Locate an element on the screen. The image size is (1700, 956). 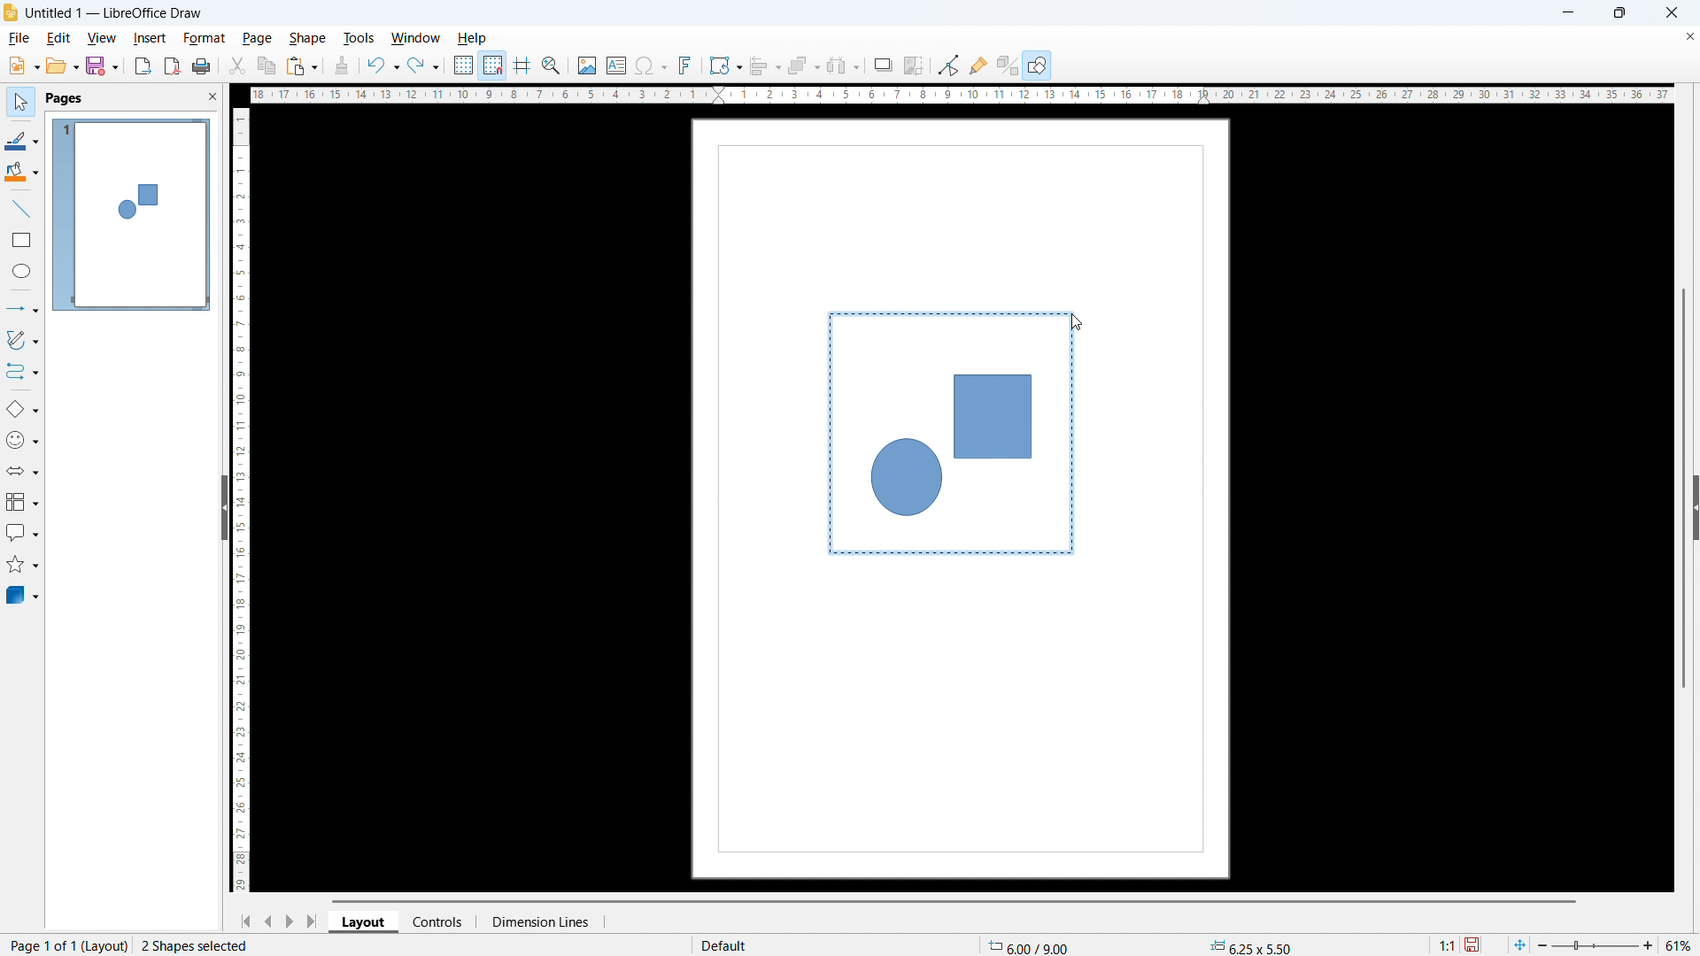
lines & arrows is located at coordinates (26, 309).